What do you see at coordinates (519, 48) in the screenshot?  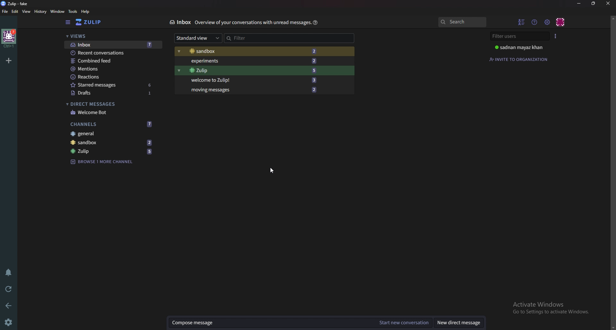 I see `sadnan mayaz khan` at bounding box center [519, 48].